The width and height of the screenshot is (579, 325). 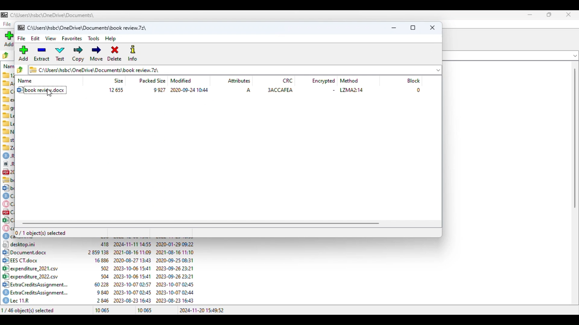 I want to click on method, so click(x=350, y=81).